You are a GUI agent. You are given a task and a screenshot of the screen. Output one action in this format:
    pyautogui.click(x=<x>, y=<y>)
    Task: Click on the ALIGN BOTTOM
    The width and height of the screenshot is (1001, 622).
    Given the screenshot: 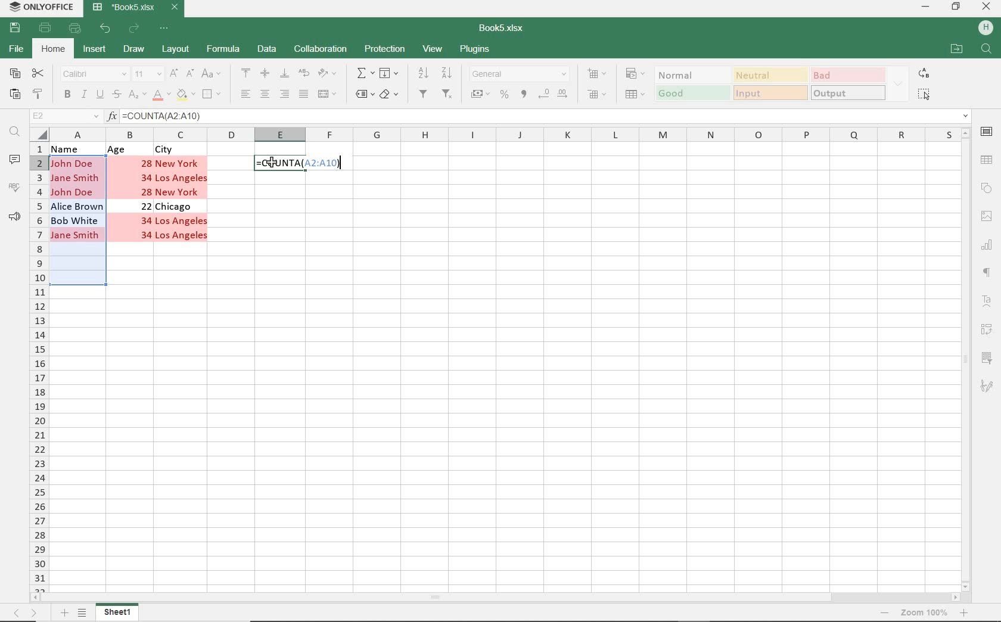 What is the action you would take?
    pyautogui.click(x=283, y=73)
    